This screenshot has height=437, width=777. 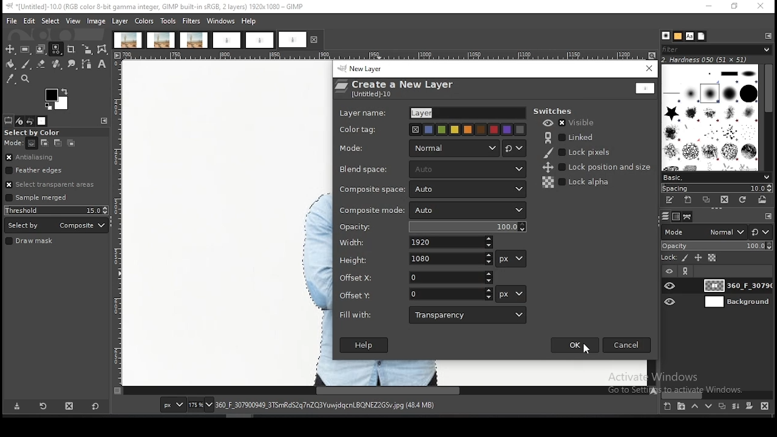 I want to click on putu, so click(x=237, y=215).